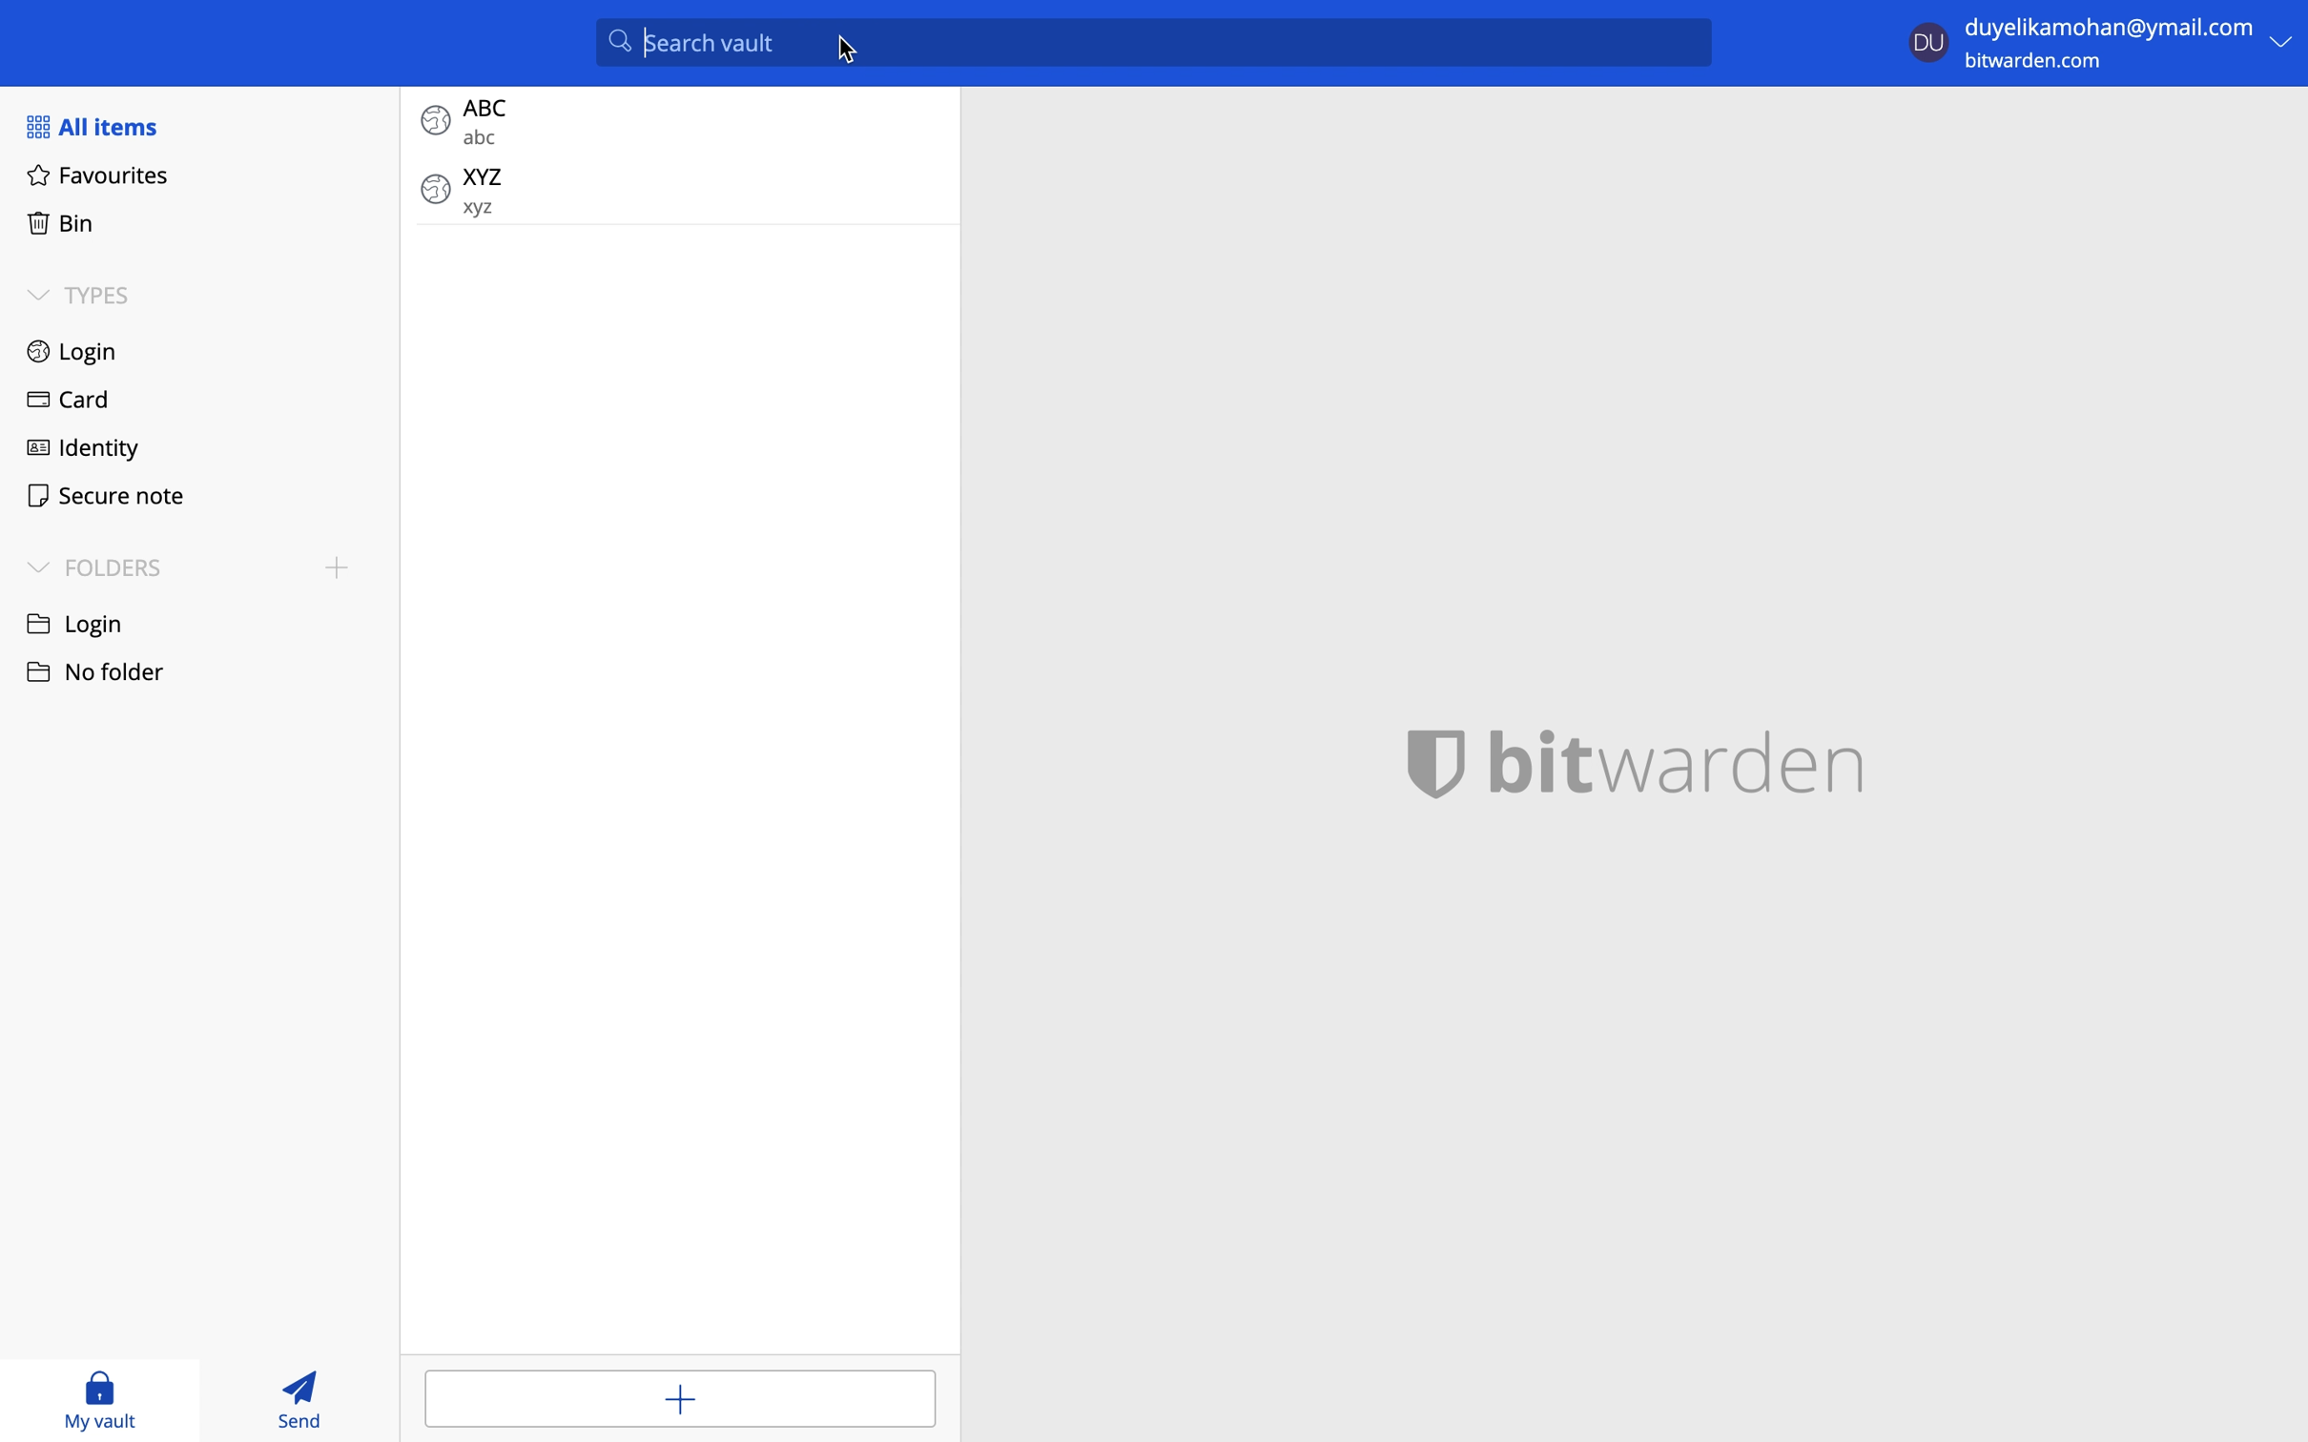 This screenshot has width=2308, height=1442. Describe the element at coordinates (92, 296) in the screenshot. I see `types` at that location.